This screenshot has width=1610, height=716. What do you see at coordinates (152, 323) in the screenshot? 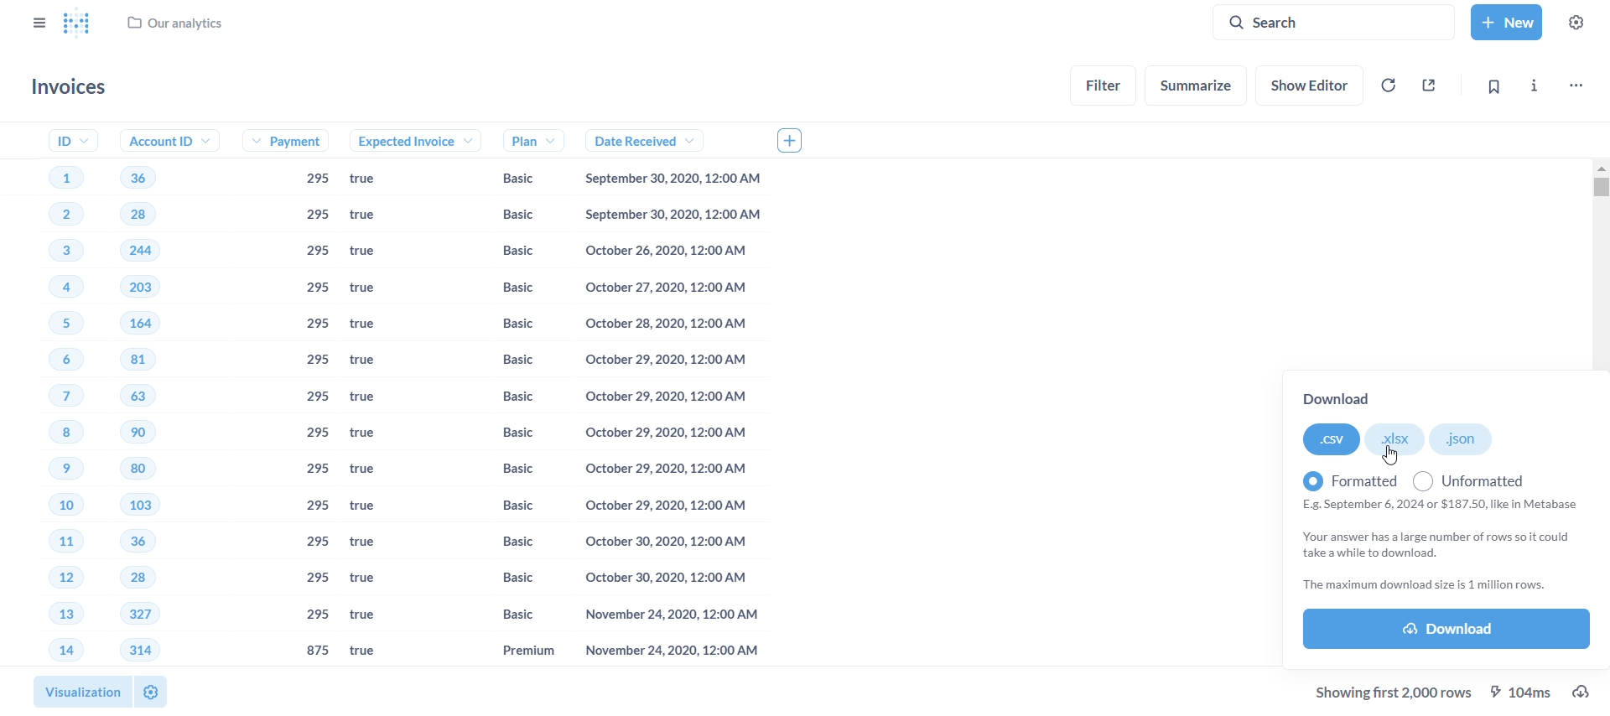
I see `164` at bounding box center [152, 323].